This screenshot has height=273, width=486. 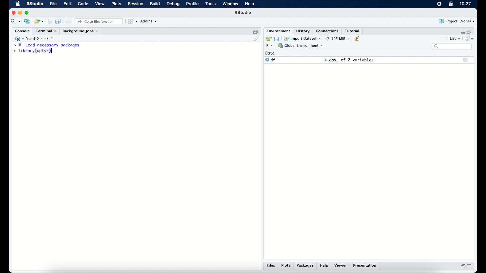 What do you see at coordinates (38, 21) in the screenshot?
I see `load existing project` at bounding box center [38, 21].